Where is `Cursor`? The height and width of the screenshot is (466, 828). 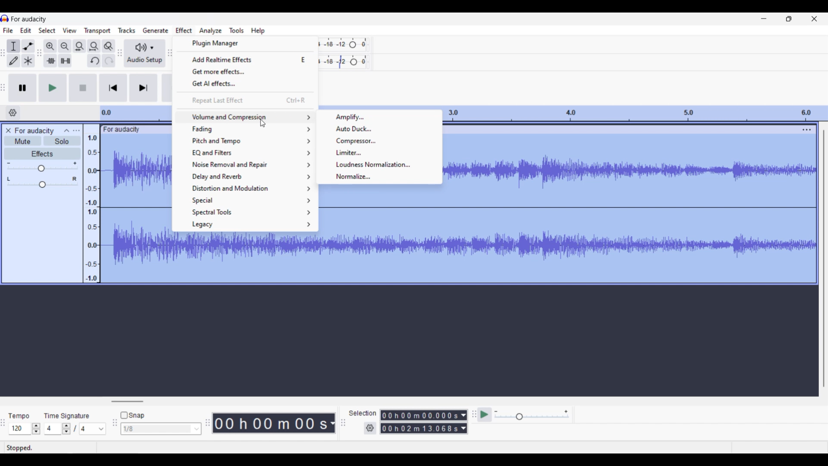
Cursor is located at coordinates (262, 123).